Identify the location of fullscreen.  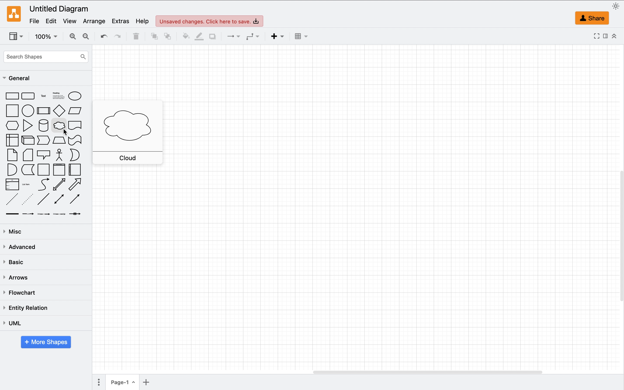
(595, 36).